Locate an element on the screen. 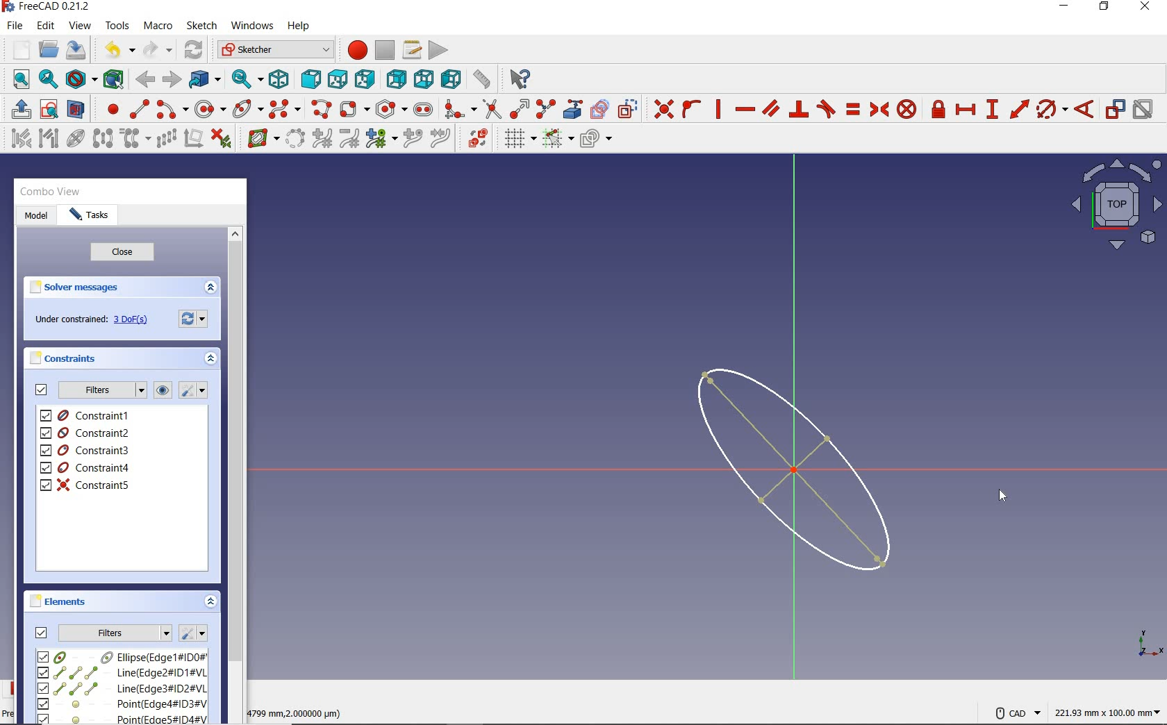 The height and width of the screenshot is (725, 1167). remove axes alignment is located at coordinates (192, 140).